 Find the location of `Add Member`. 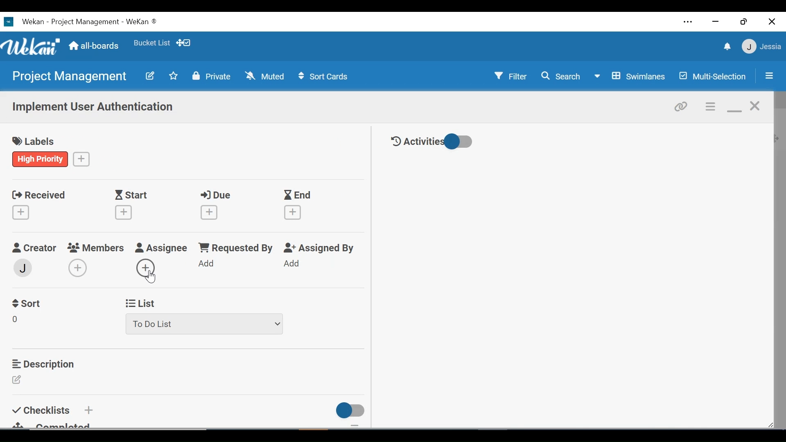

Add Member is located at coordinates (148, 267).